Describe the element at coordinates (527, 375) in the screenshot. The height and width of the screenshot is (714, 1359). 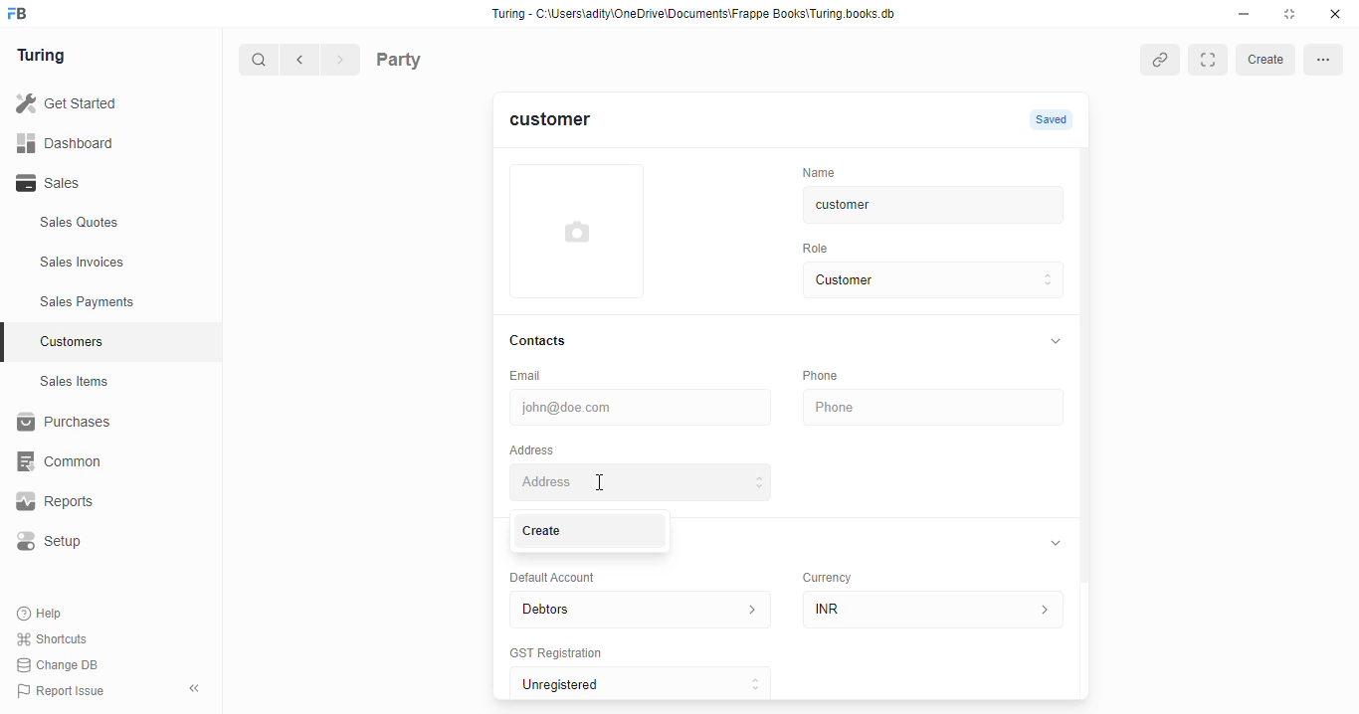
I see `Email` at that location.